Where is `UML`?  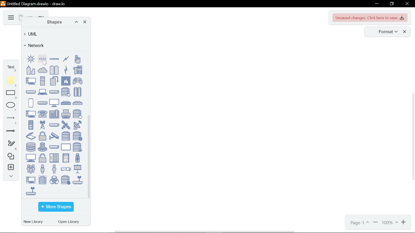
UML is located at coordinates (53, 34).